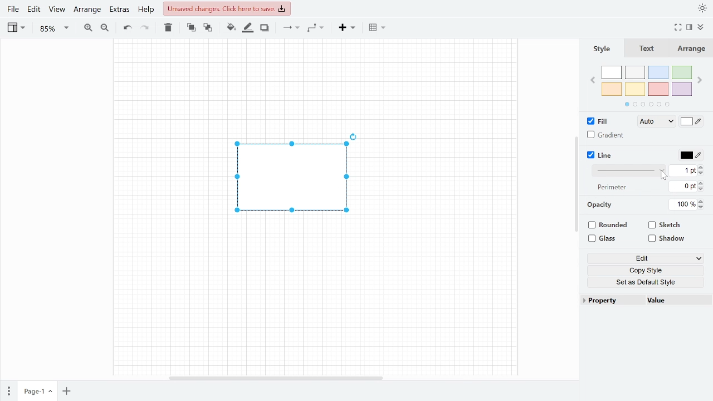  What do you see at coordinates (702, 173) in the screenshot?
I see `Decrease linewidth` at bounding box center [702, 173].